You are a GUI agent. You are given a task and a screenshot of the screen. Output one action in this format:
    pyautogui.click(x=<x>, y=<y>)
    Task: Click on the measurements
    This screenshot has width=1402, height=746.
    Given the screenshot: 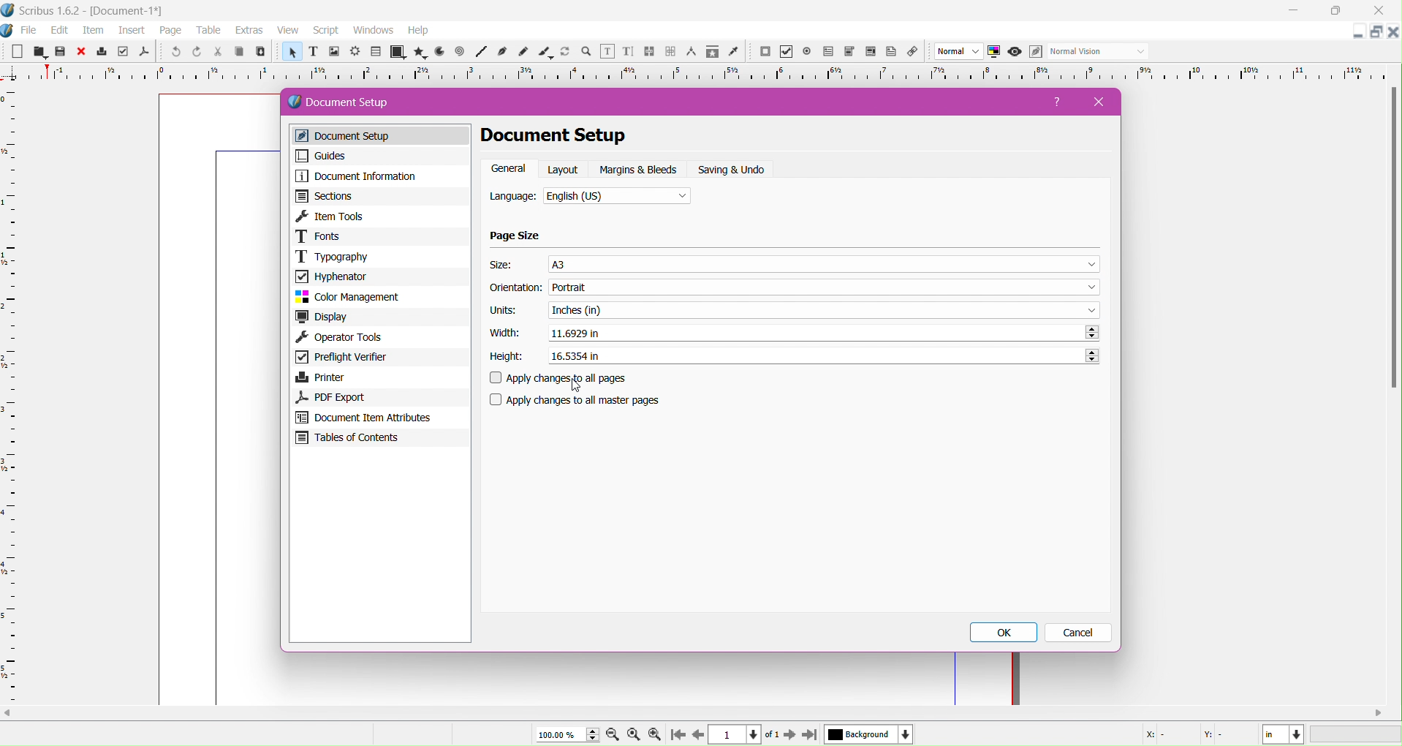 What is the action you would take?
    pyautogui.click(x=691, y=53)
    